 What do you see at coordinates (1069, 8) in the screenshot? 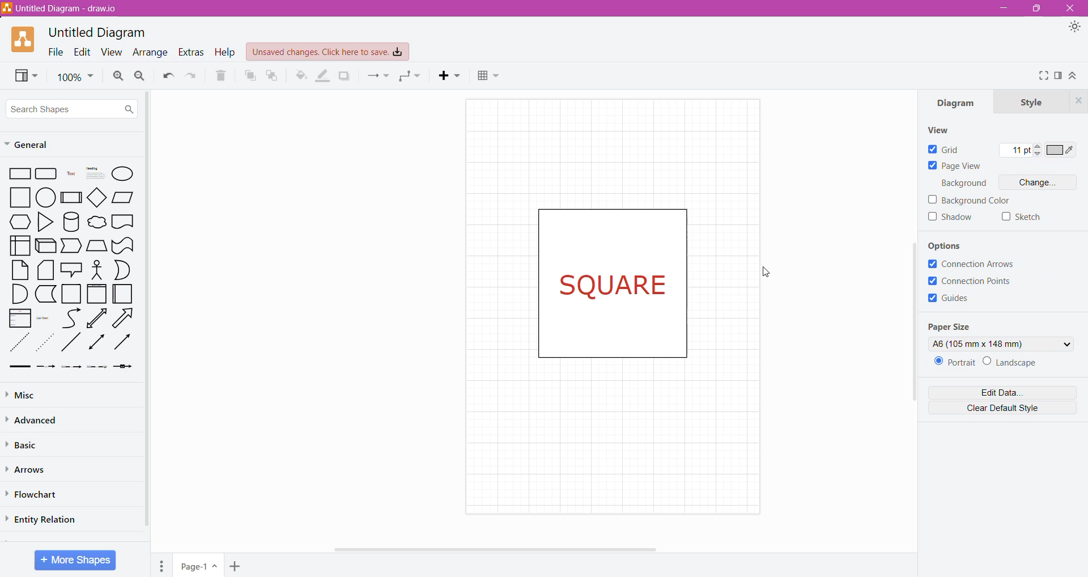
I see `Close` at bounding box center [1069, 8].